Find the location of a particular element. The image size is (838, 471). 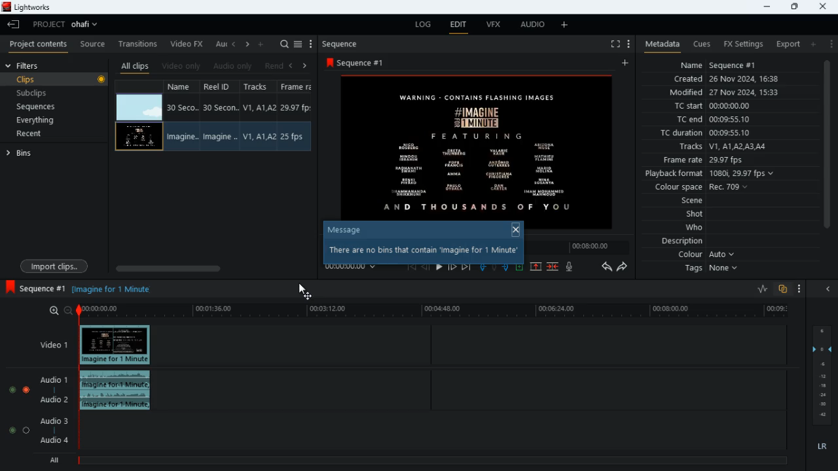

shot is located at coordinates (695, 215).